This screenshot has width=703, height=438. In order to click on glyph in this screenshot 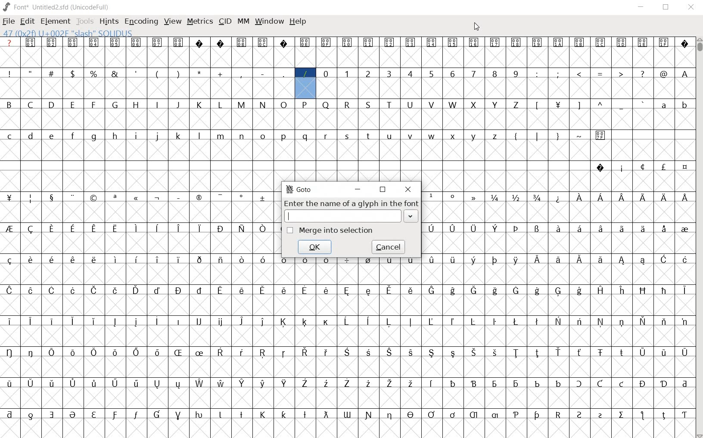, I will do `click(263, 198)`.